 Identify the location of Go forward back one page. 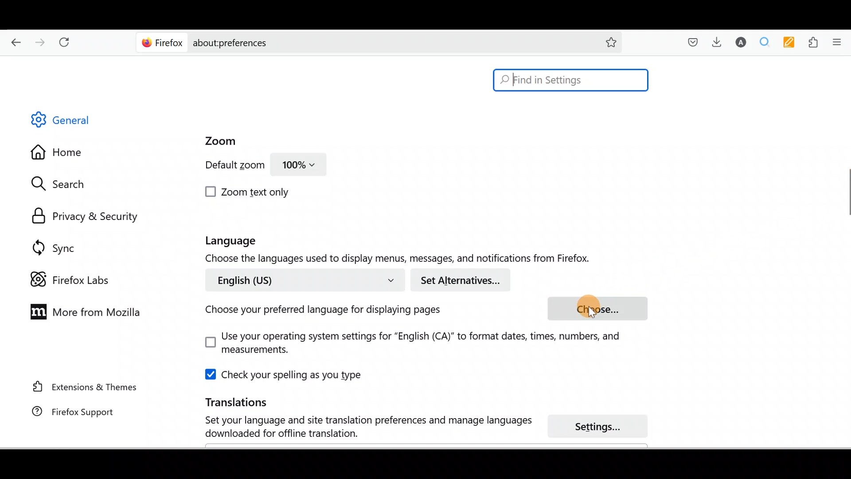
(41, 42).